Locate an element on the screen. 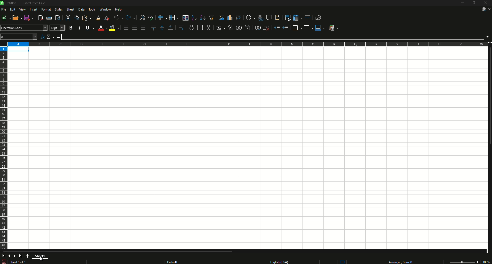 Image resolution: width=492 pixels, height=264 pixels. Next slide is located at coordinates (14, 256).